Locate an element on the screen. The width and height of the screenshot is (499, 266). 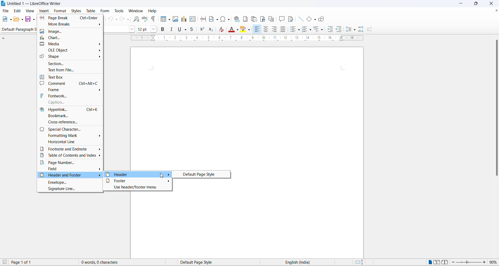
insert chat is located at coordinates (184, 20).